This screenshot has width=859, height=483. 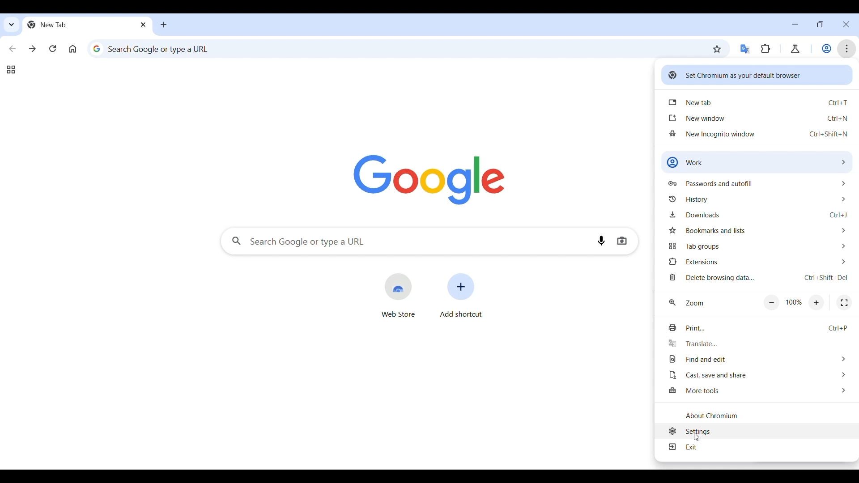 I want to click on Extension options, so click(x=757, y=261).